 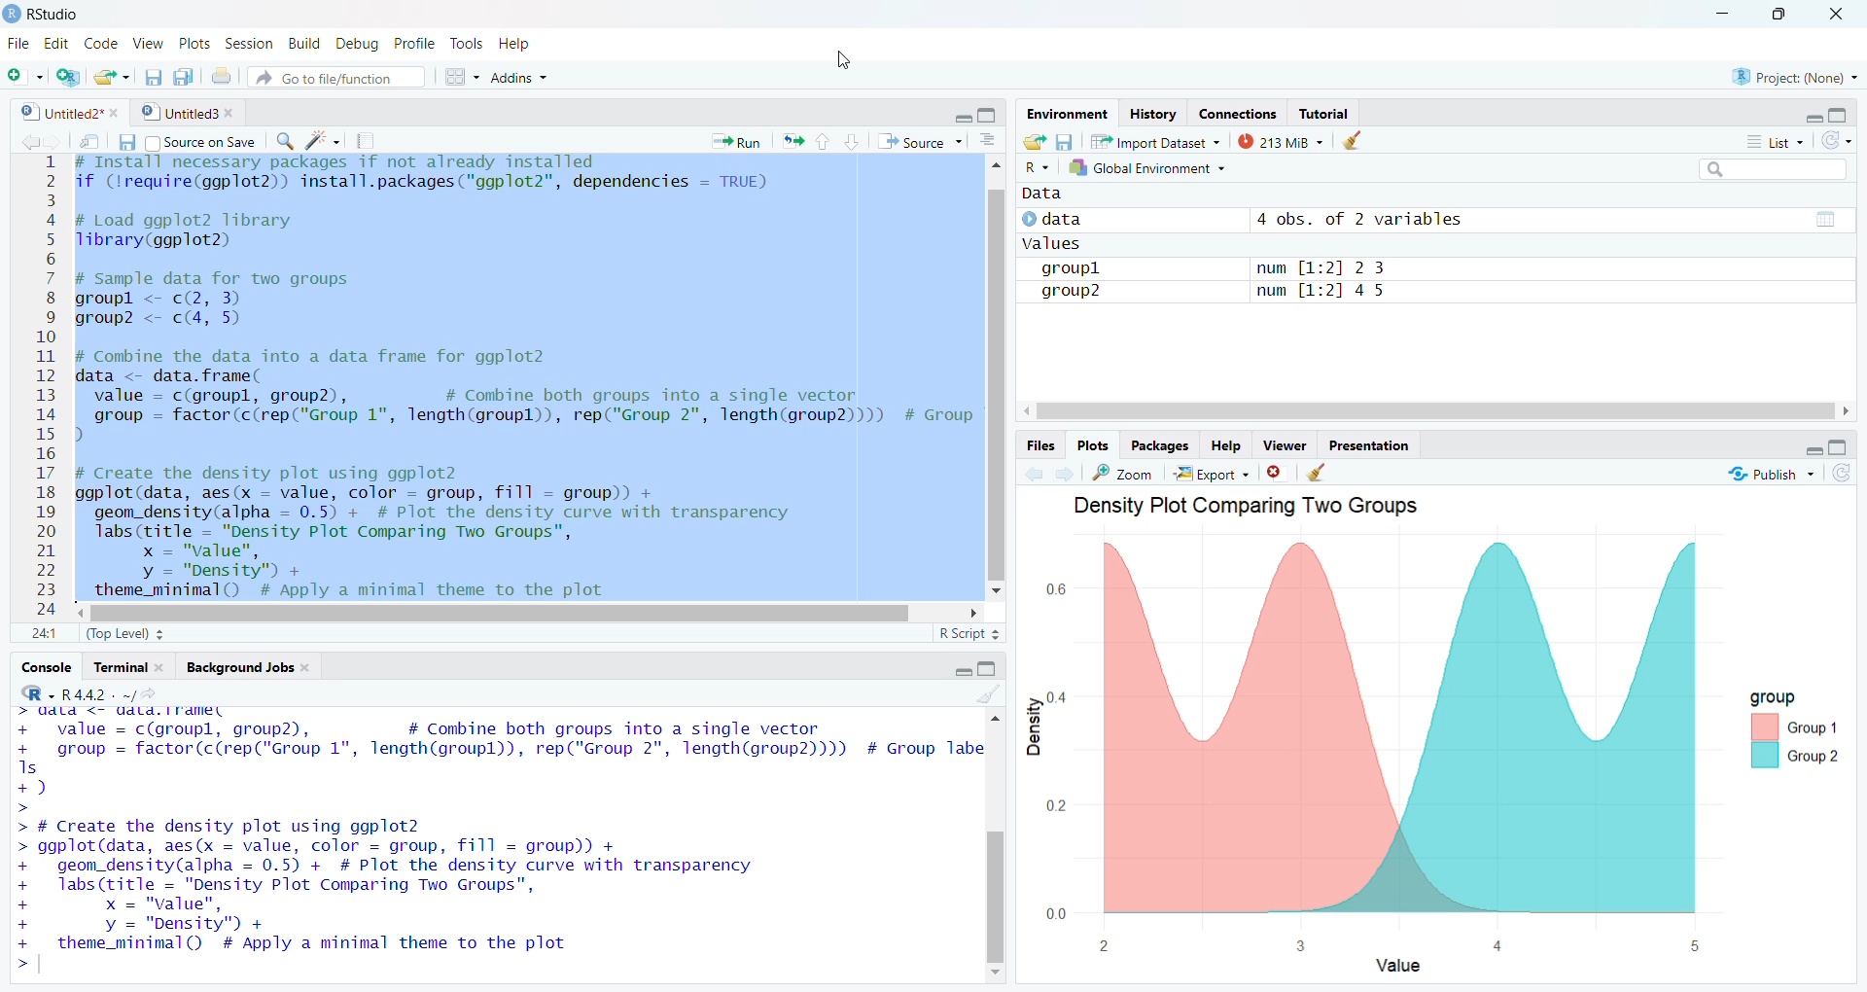 I want to click on group 1, so click(x=1088, y=266).